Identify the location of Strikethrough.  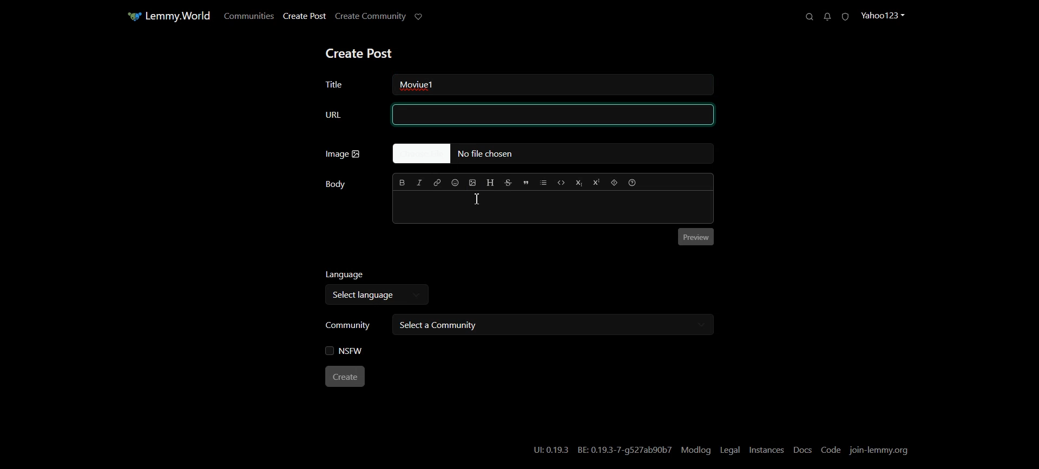
(509, 183).